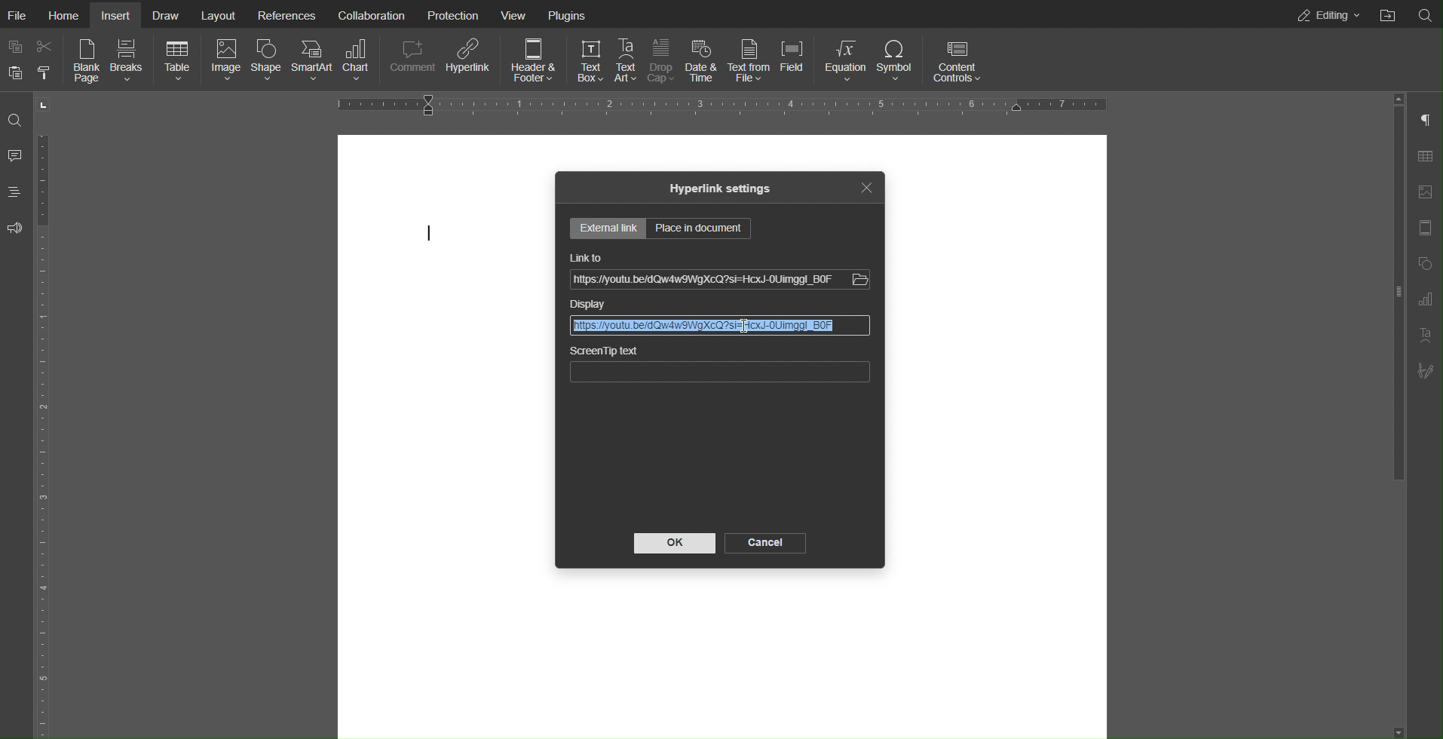 Image resolution: width=1443 pixels, height=739 pixels. What do you see at coordinates (590, 305) in the screenshot?
I see `Display` at bounding box center [590, 305].